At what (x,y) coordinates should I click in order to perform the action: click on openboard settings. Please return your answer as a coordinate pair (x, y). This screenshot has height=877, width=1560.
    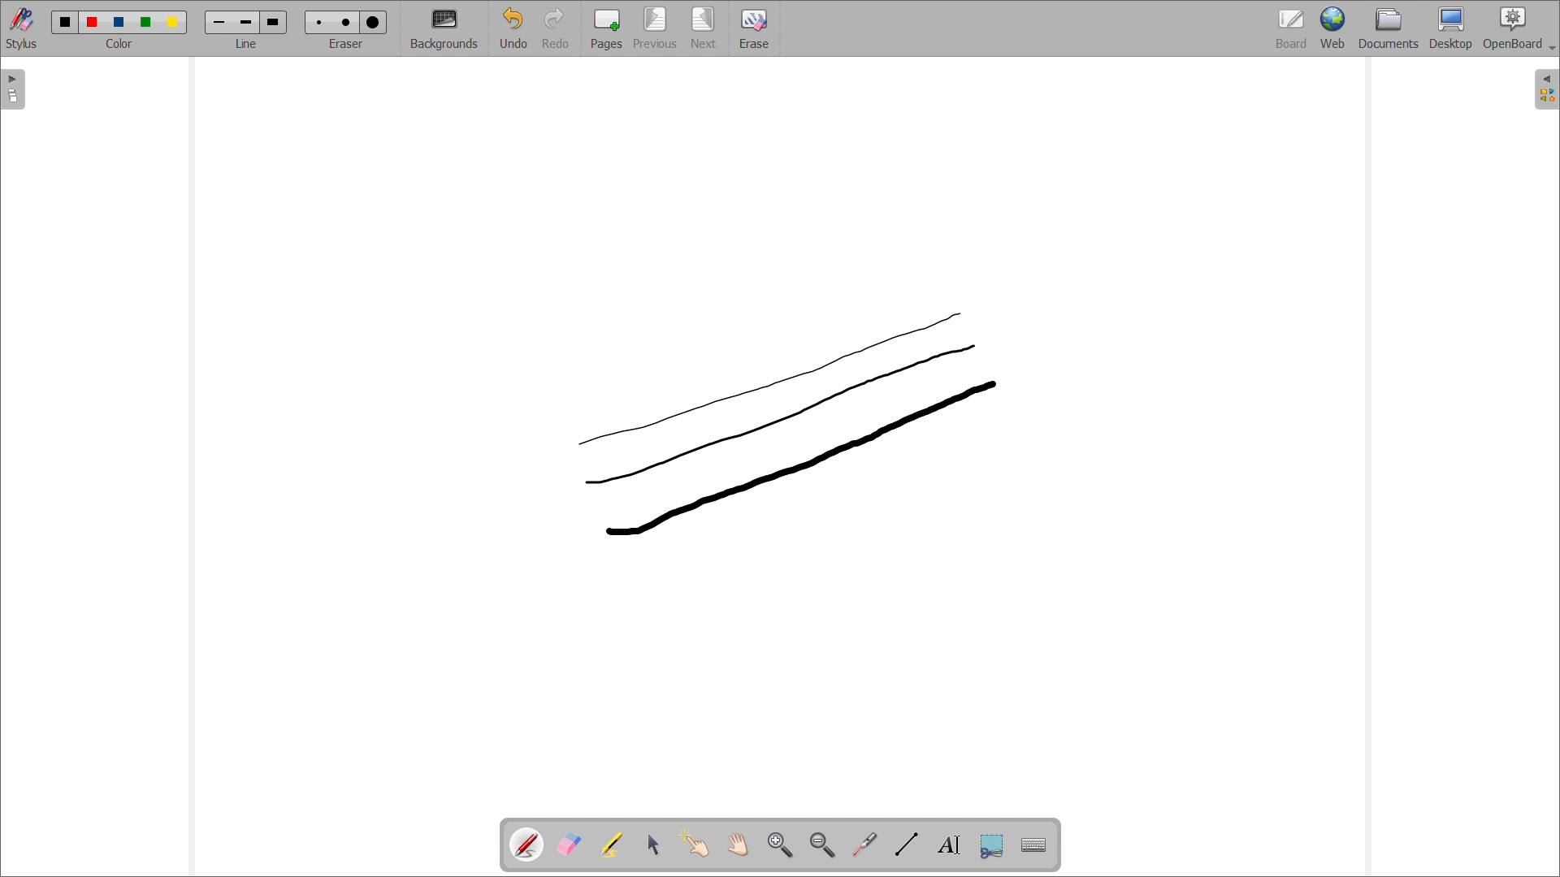
    Looking at the image, I should click on (1519, 28).